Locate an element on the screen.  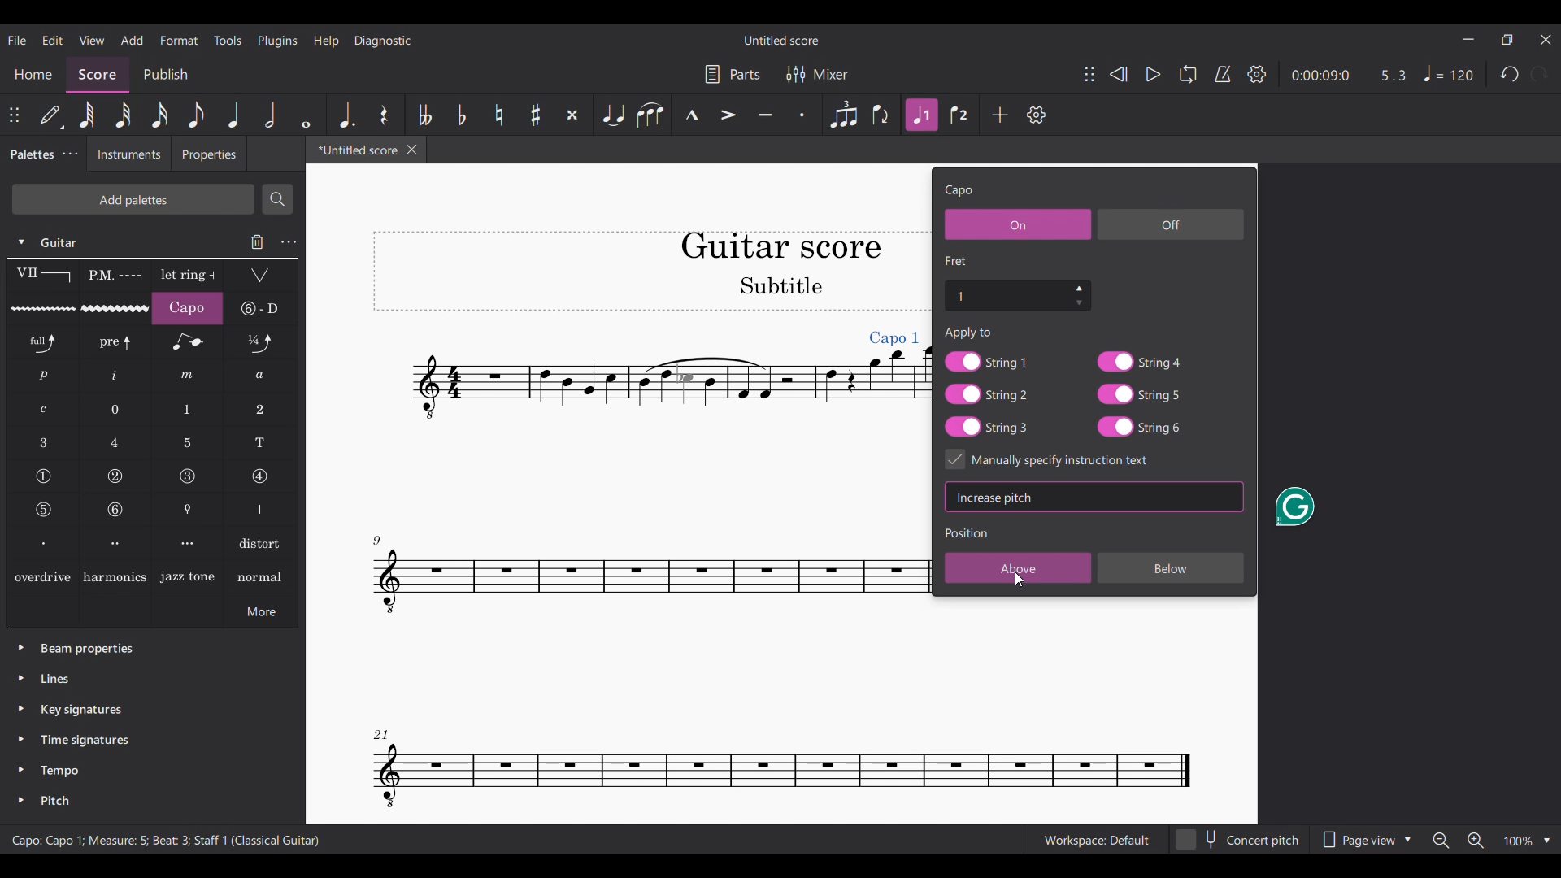
Setting title is located at coordinates (959, 191).